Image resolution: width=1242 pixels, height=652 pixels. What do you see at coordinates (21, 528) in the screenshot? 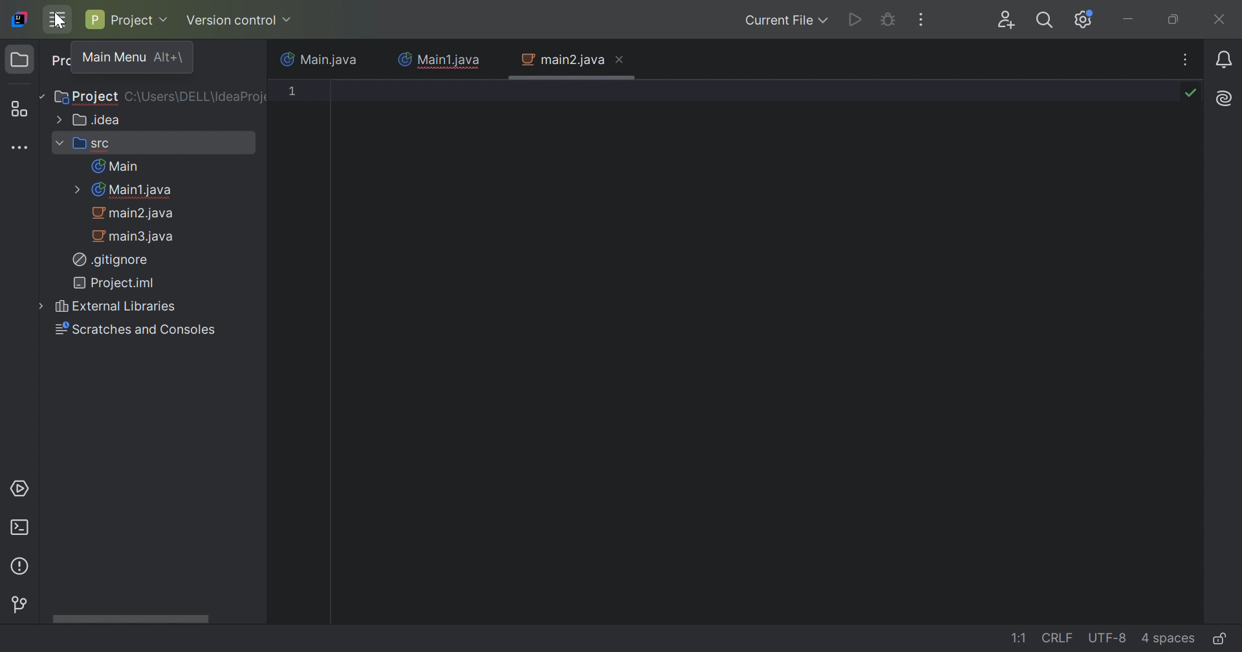
I see `Terminal` at bounding box center [21, 528].